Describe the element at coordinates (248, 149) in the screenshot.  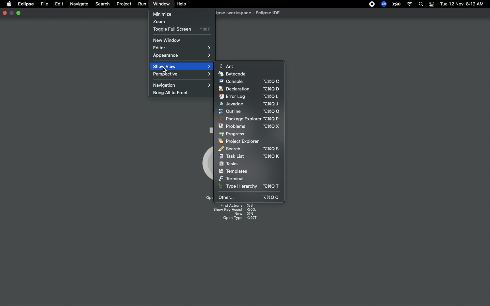
I see `Search` at that location.